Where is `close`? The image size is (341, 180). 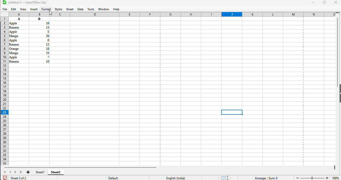
close is located at coordinates (336, 2).